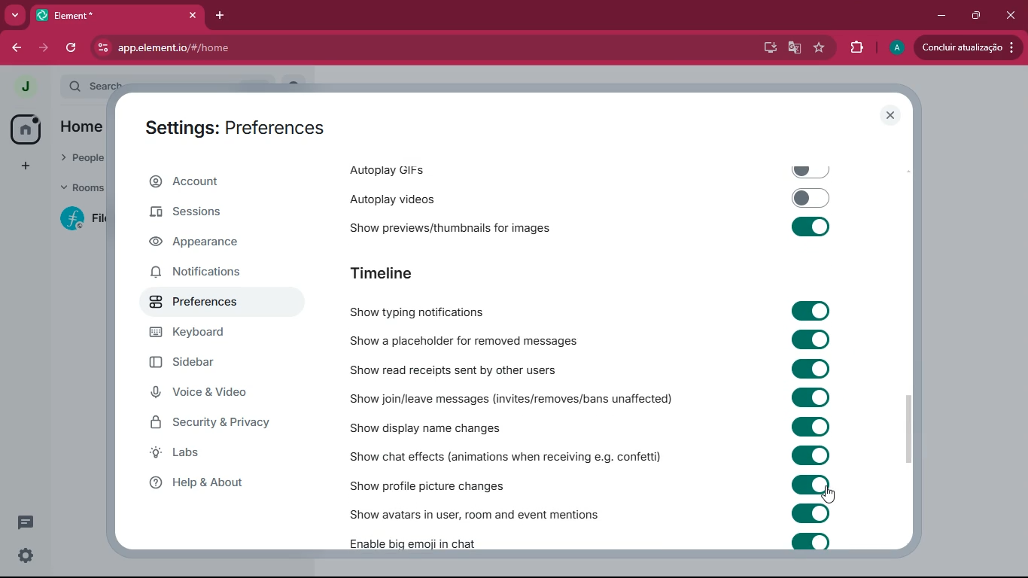 This screenshot has width=1028, height=578. Describe the element at coordinates (793, 47) in the screenshot. I see `google translate` at that location.